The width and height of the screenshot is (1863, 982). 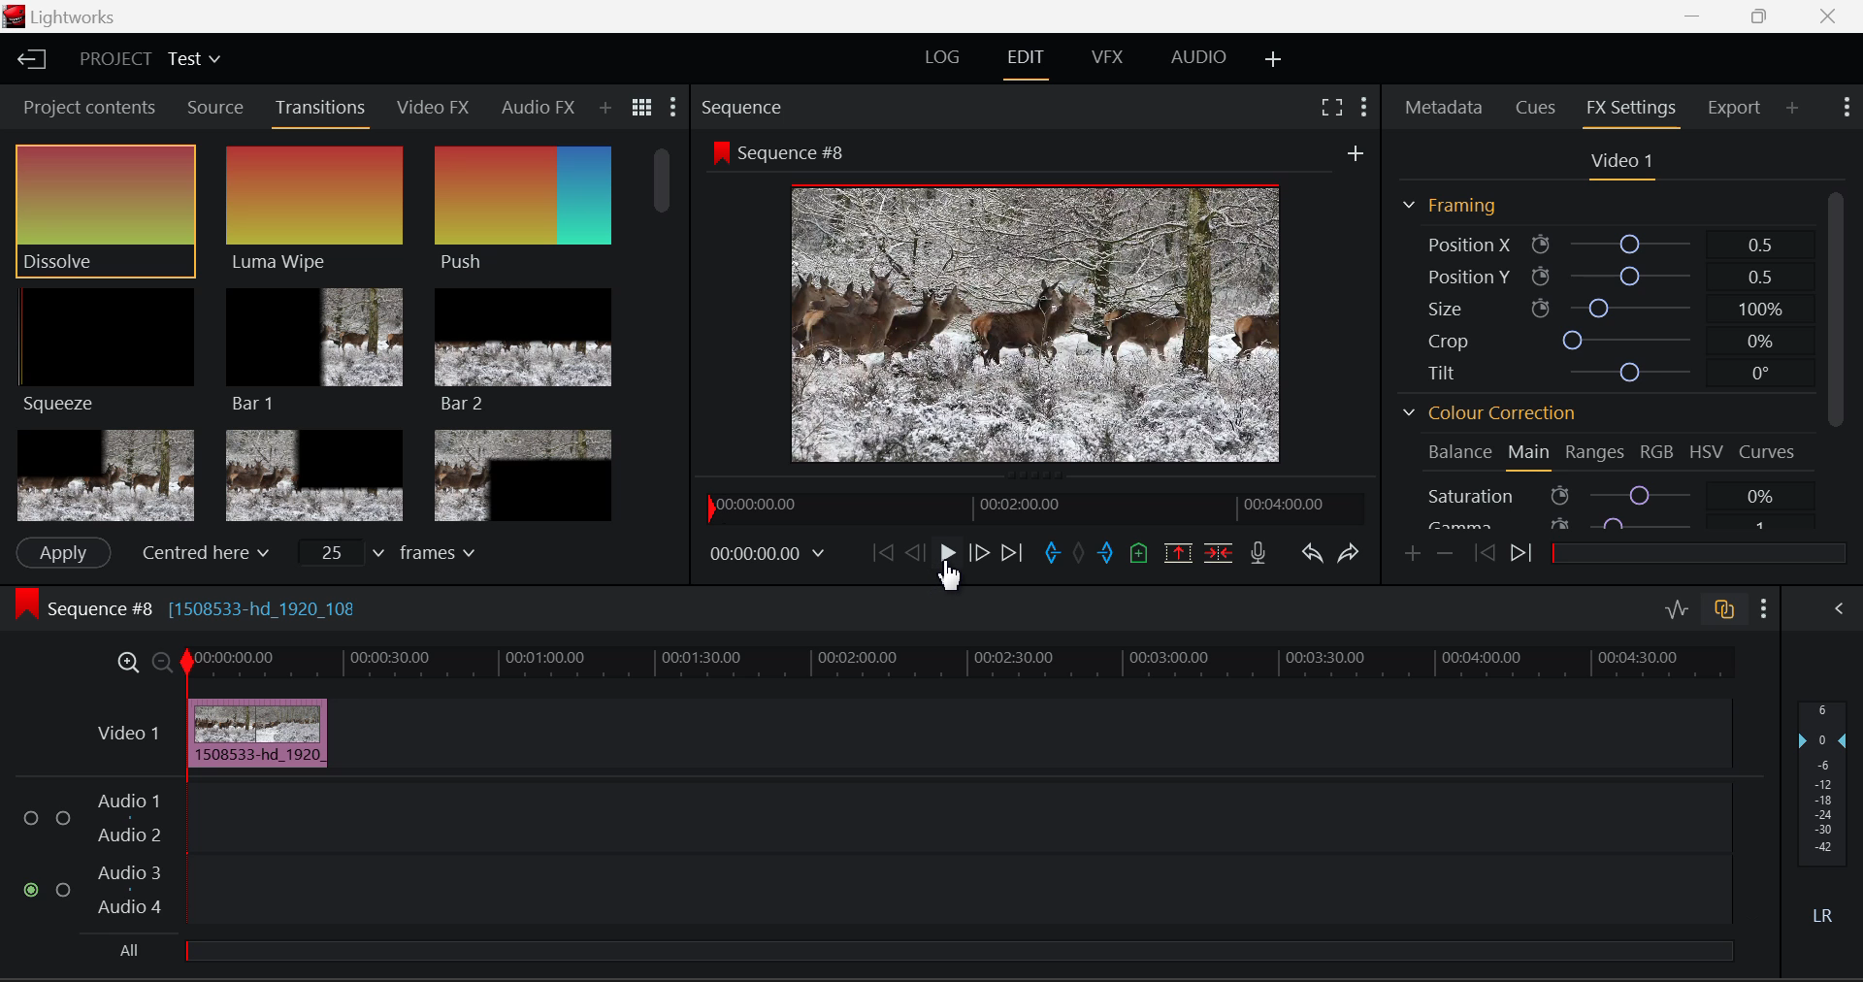 What do you see at coordinates (1530, 455) in the screenshot?
I see `Main` at bounding box center [1530, 455].